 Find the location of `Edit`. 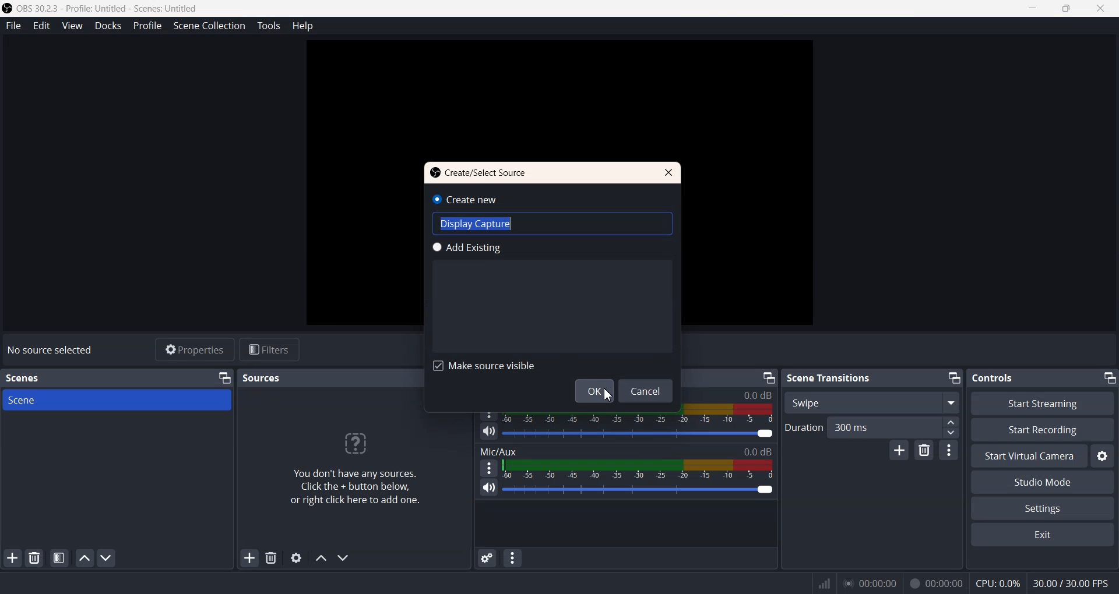

Edit is located at coordinates (41, 26).